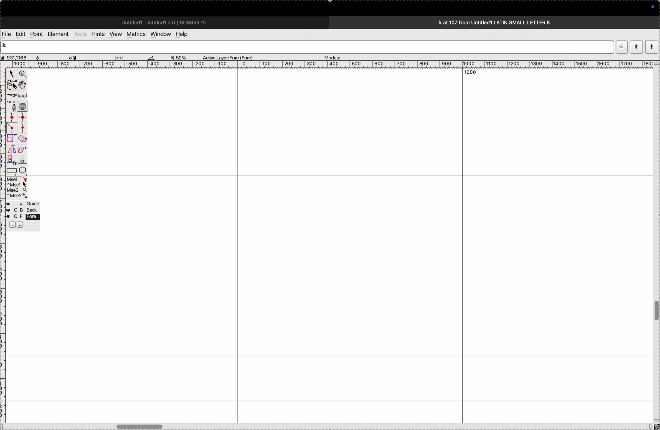 The height and width of the screenshot is (430, 660). I want to click on window, so click(159, 34).